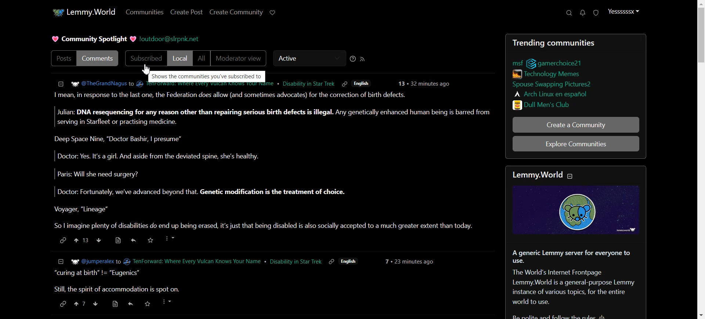 The height and width of the screenshot is (319, 705). I want to click on copy link, so click(62, 304).